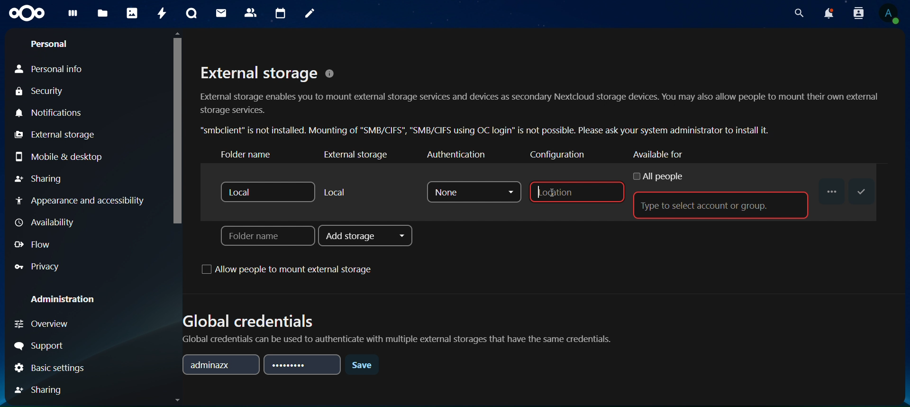 The image size is (910, 407). I want to click on external storage, so click(54, 135).